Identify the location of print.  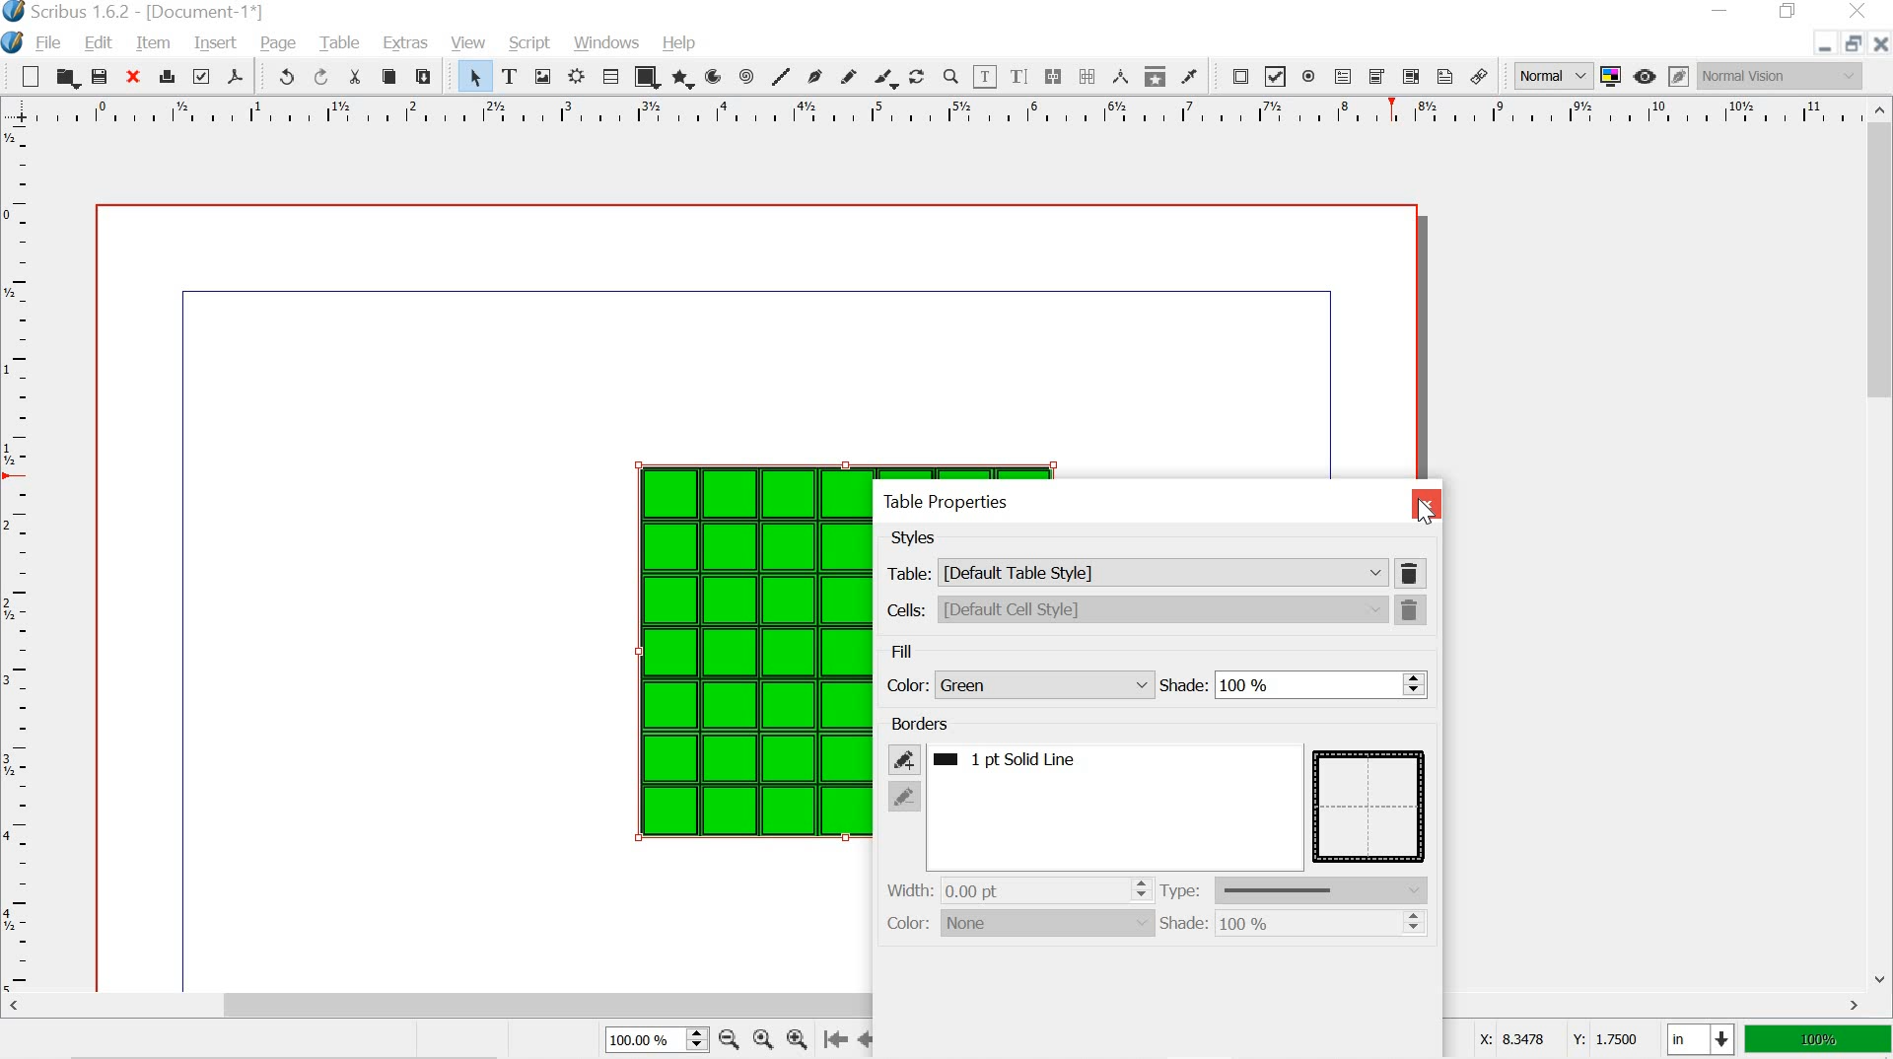
(168, 78).